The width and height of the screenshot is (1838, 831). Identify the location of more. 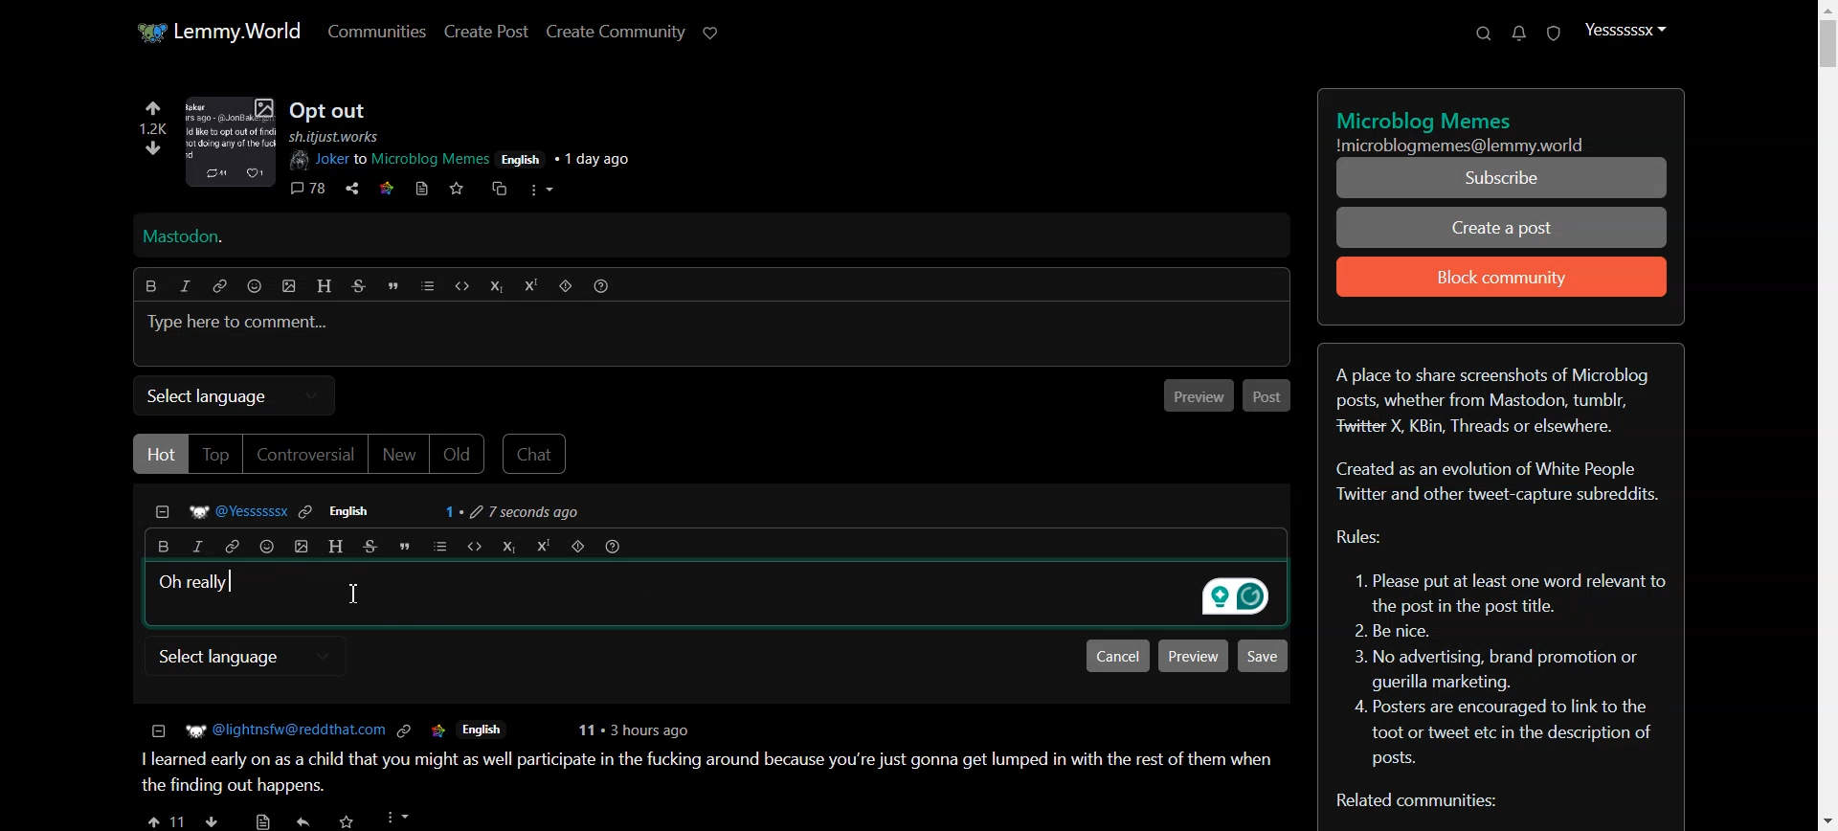
(543, 191).